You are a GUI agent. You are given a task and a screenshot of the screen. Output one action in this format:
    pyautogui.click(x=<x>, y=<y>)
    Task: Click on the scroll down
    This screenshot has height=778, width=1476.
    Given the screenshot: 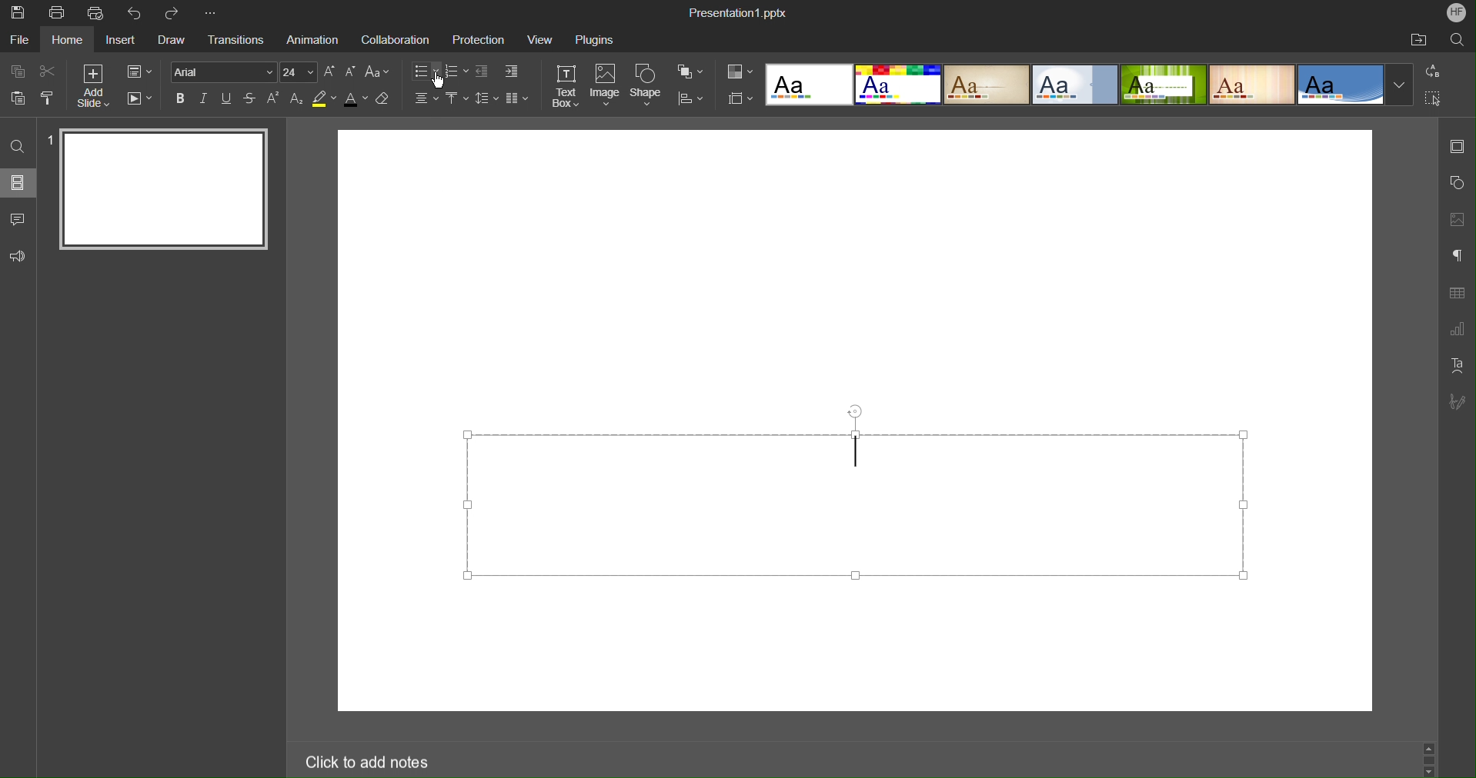 What is the action you would take?
    pyautogui.click(x=1428, y=772)
    